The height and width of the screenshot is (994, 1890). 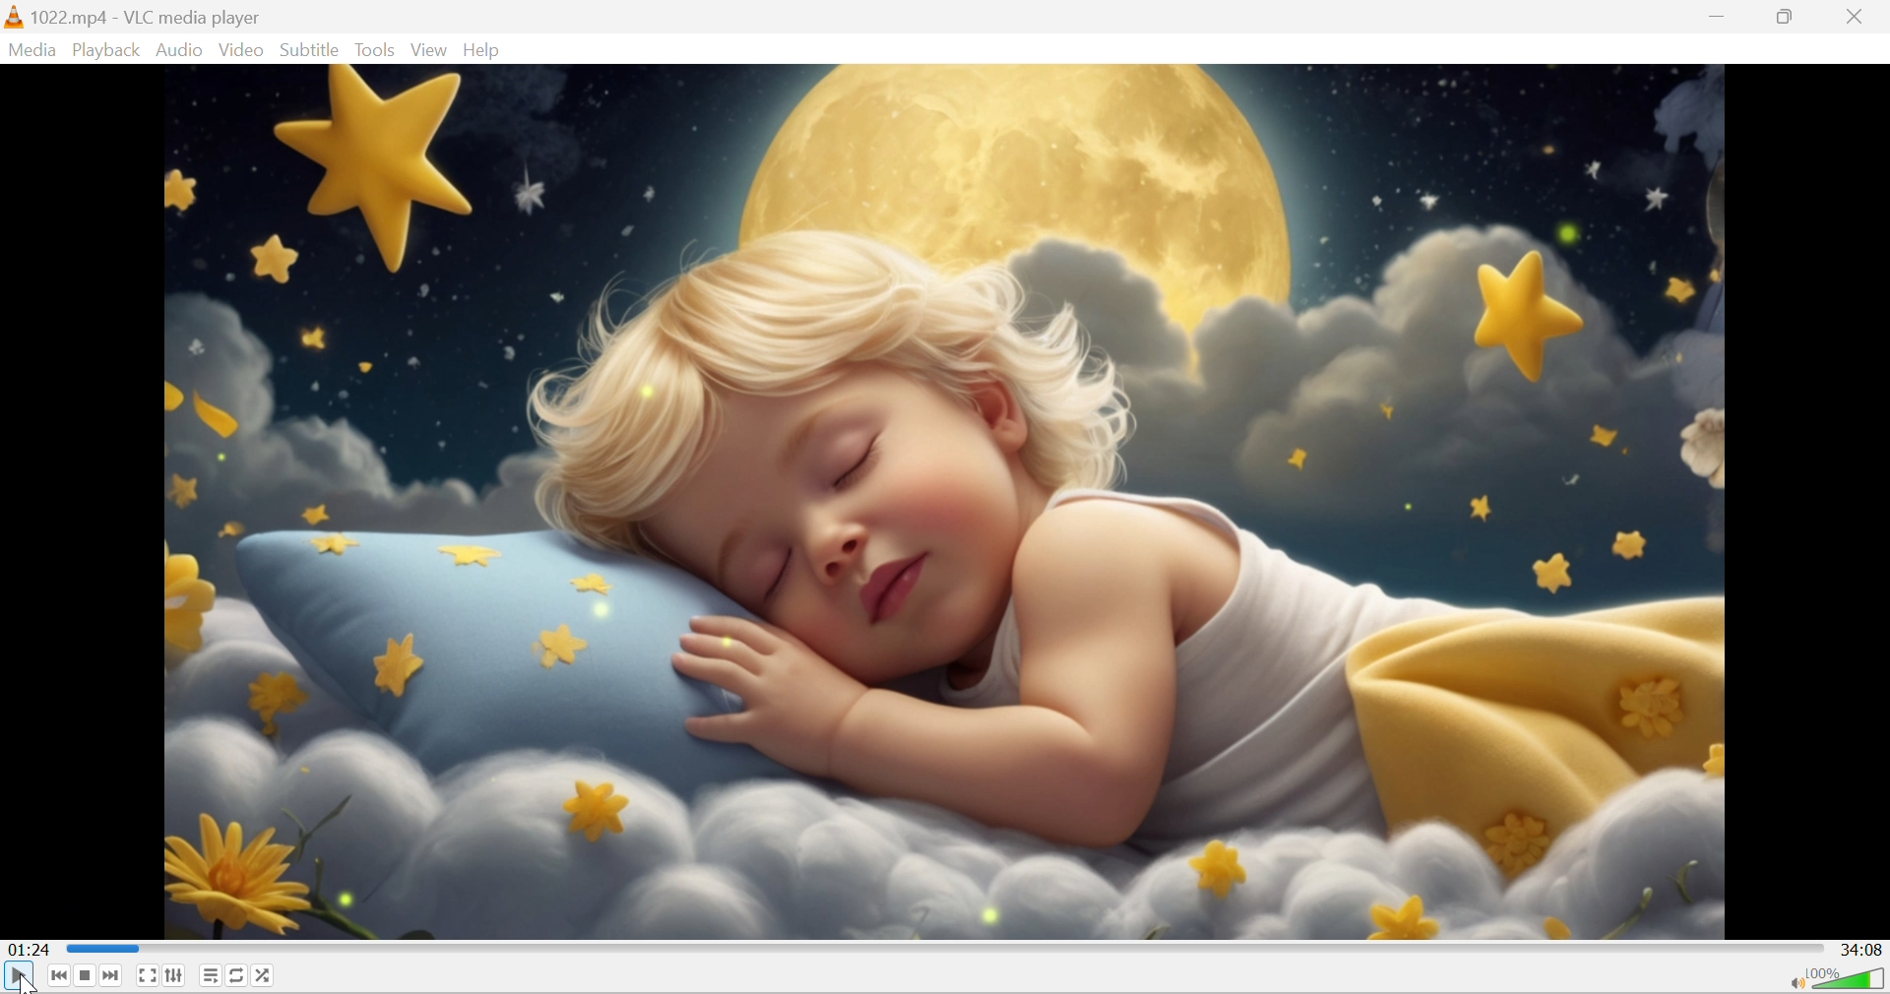 What do you see at coordinates (1862, 950) in the screenshot?
I see `34:08` at bounding box center [1862, 950].